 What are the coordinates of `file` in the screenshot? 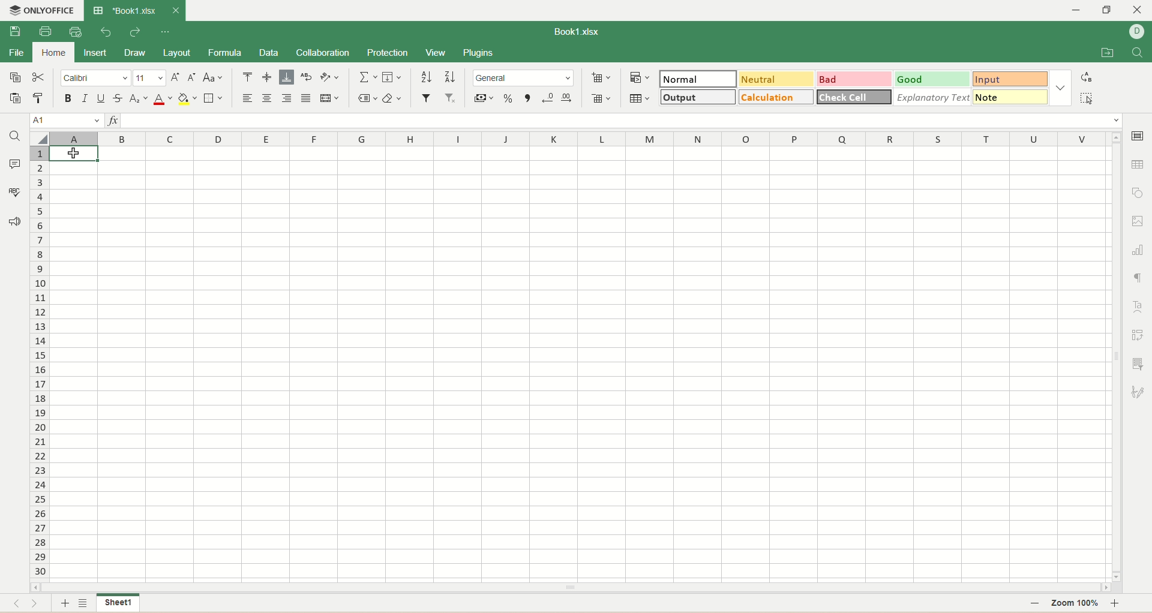 It's located at (16, 53).